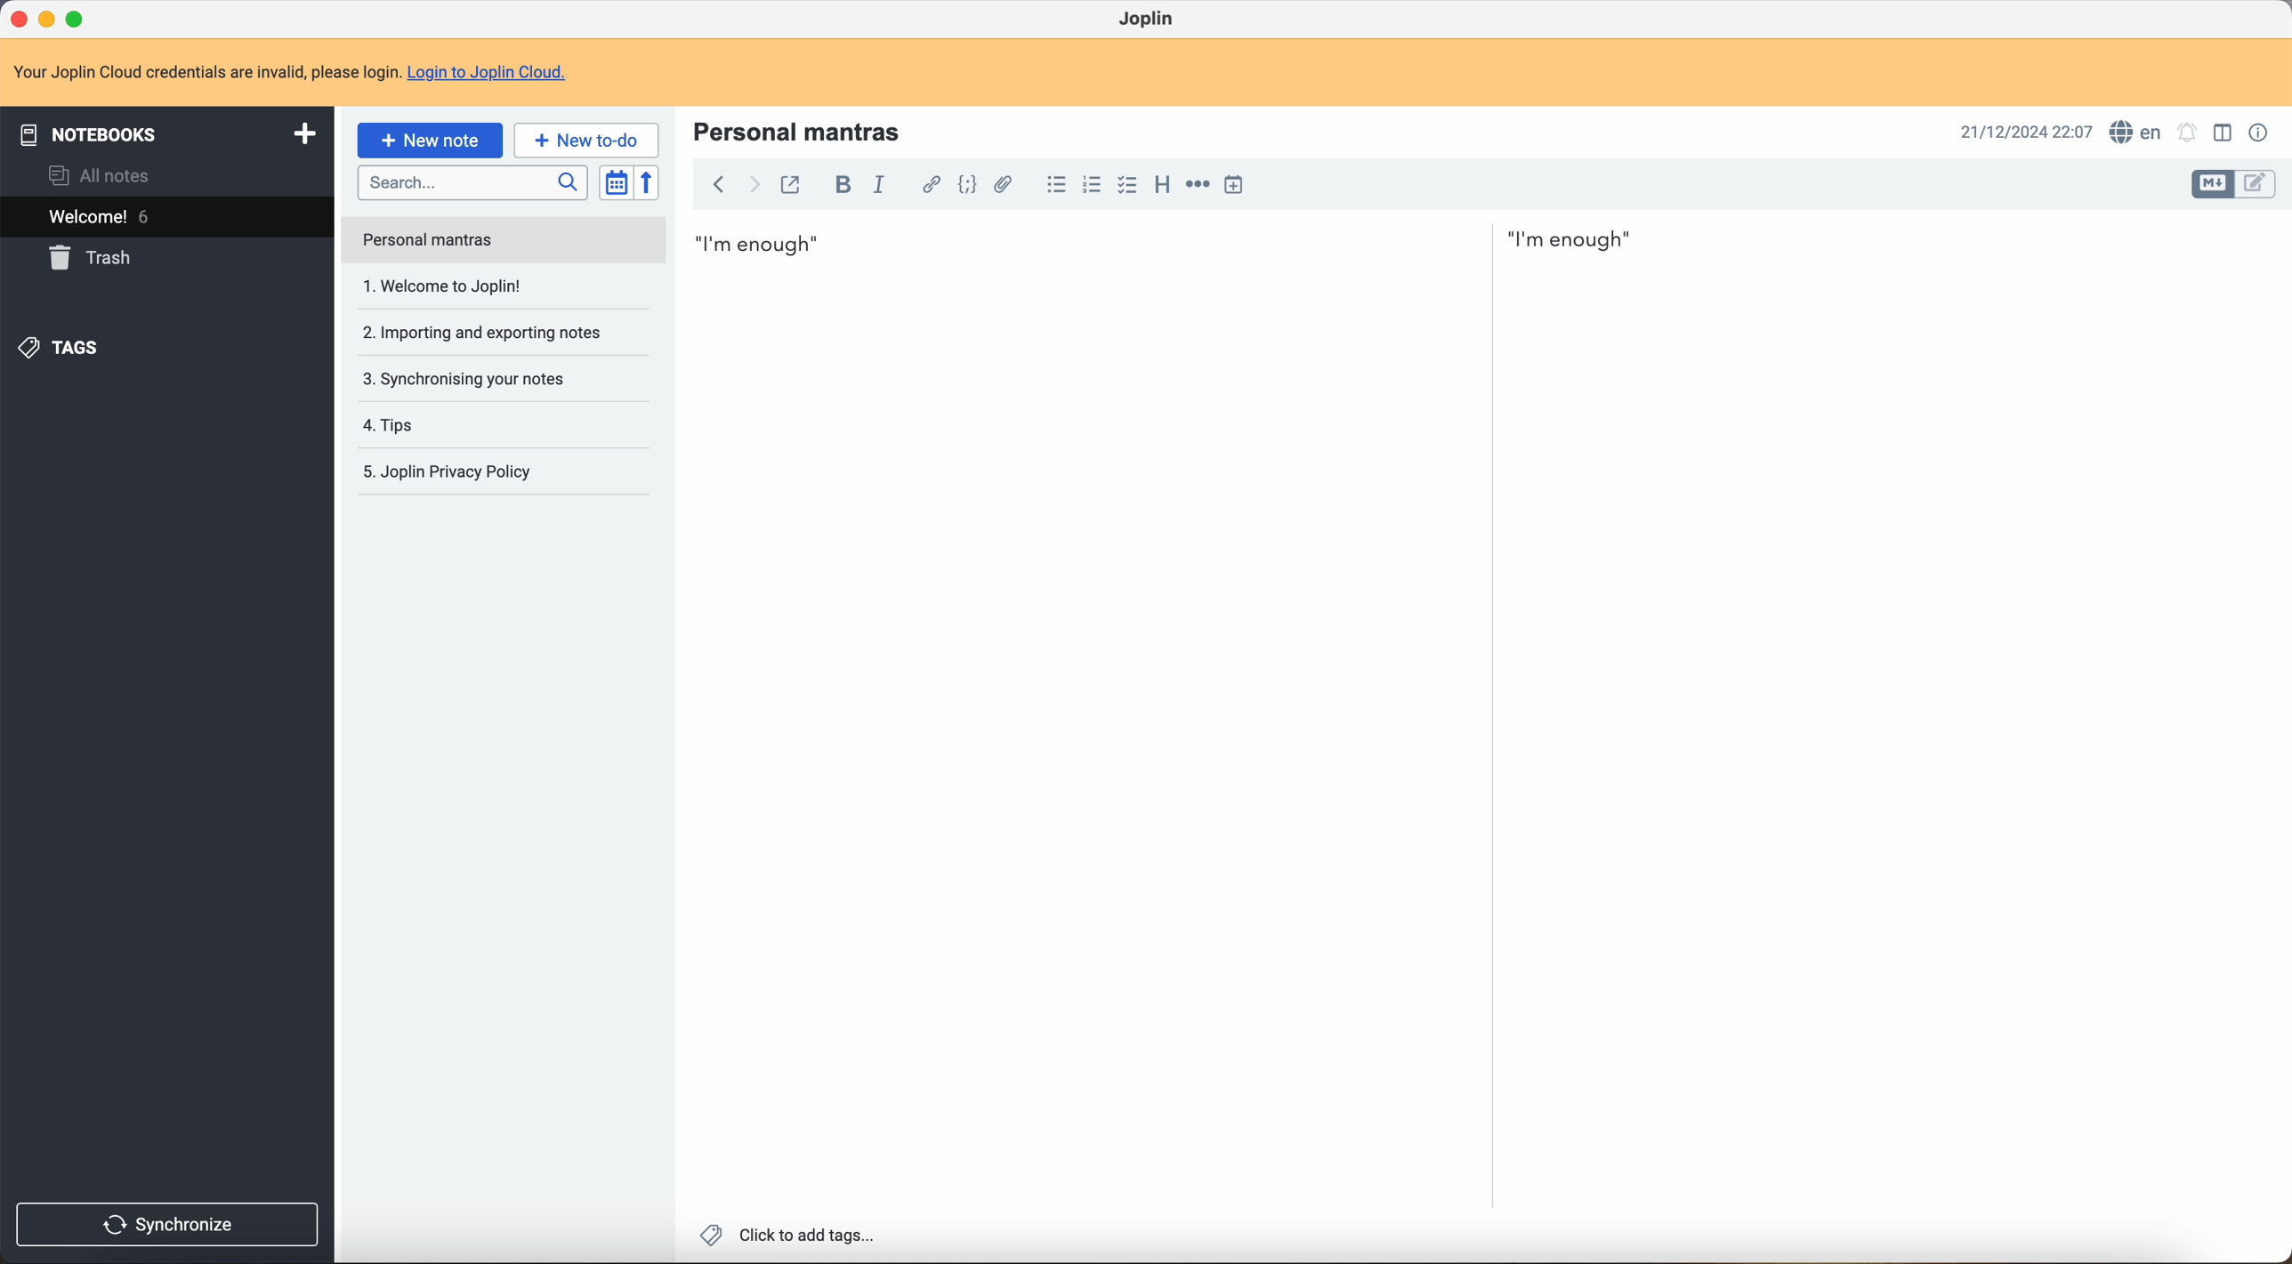 The image size is (2292, 1264). What do you see at coordinates (1074, 745) in the screenshot?
I see `body text` at bounding box center [1074, 745].